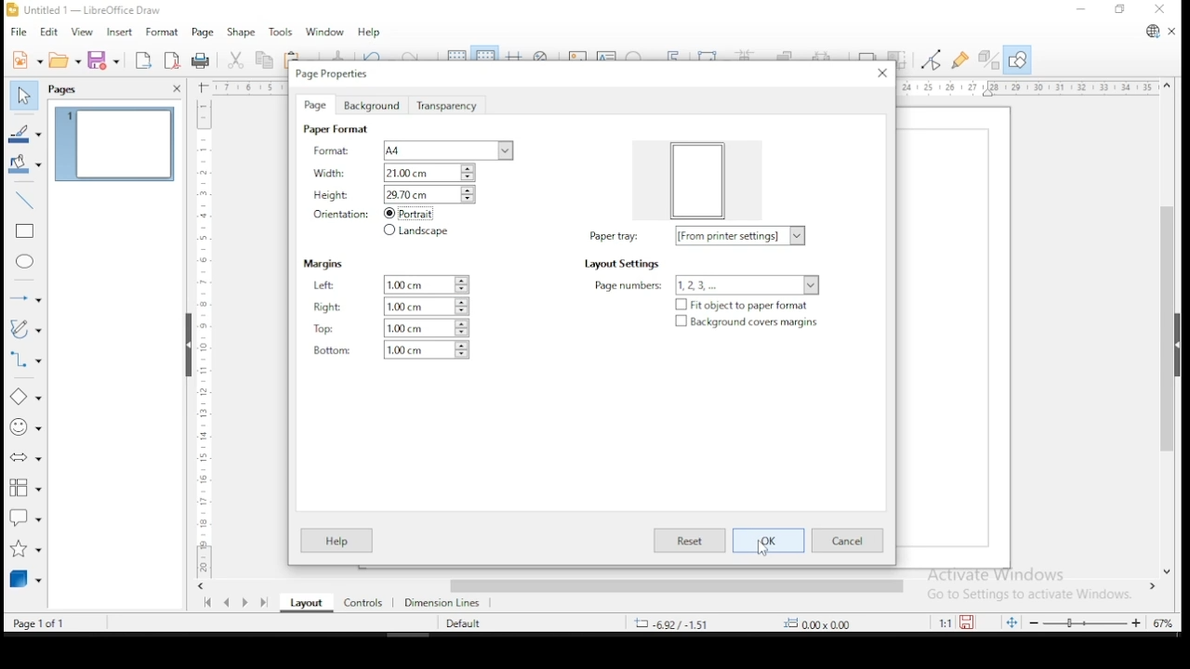 This screenshot has width=1190, height=669. What do you see at coordinates (282, 31) in the screenshot?
I see `tools` at bounding box center [282, 31].